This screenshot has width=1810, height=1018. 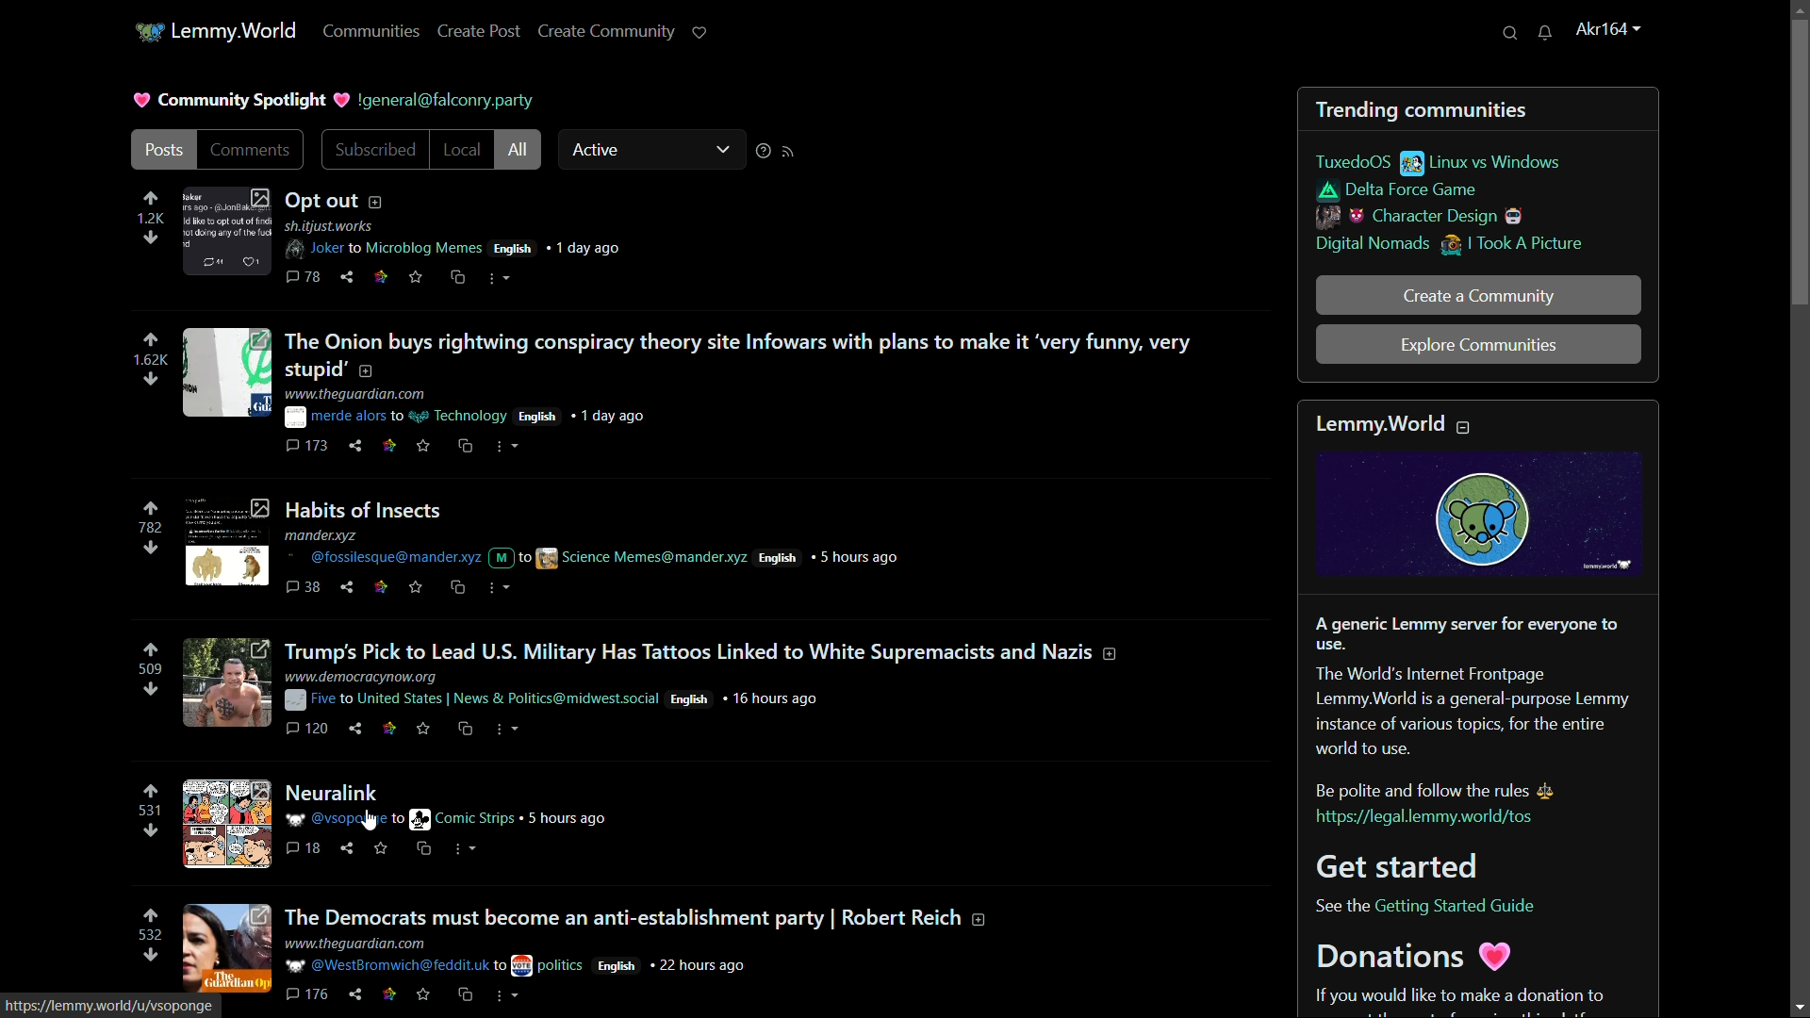 What do you see at coordinates (507, 731) in the screenshot?
I see `more` at bounding box center [507, 731].